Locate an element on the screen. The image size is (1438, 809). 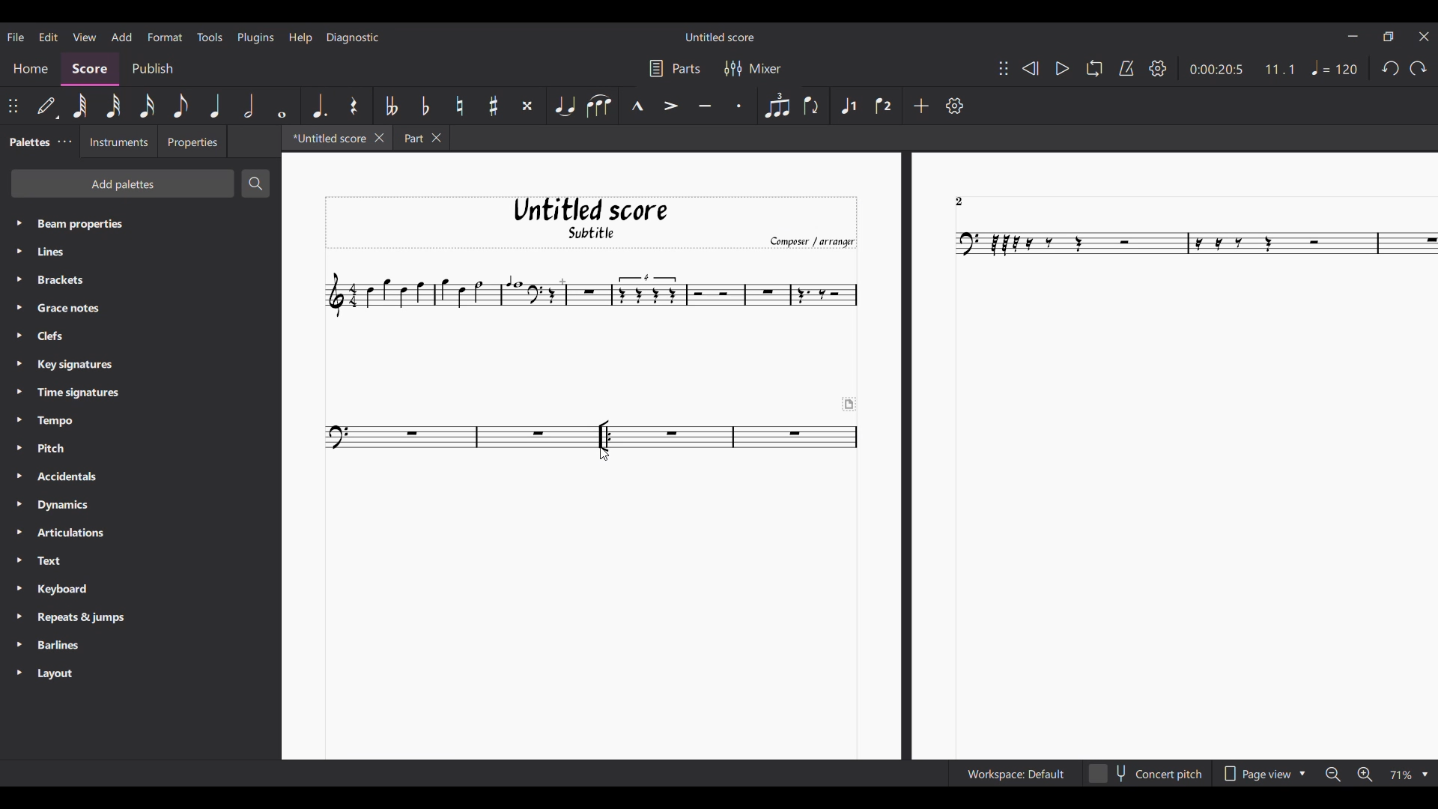
Page view options is located at coordinates (1264, 775).